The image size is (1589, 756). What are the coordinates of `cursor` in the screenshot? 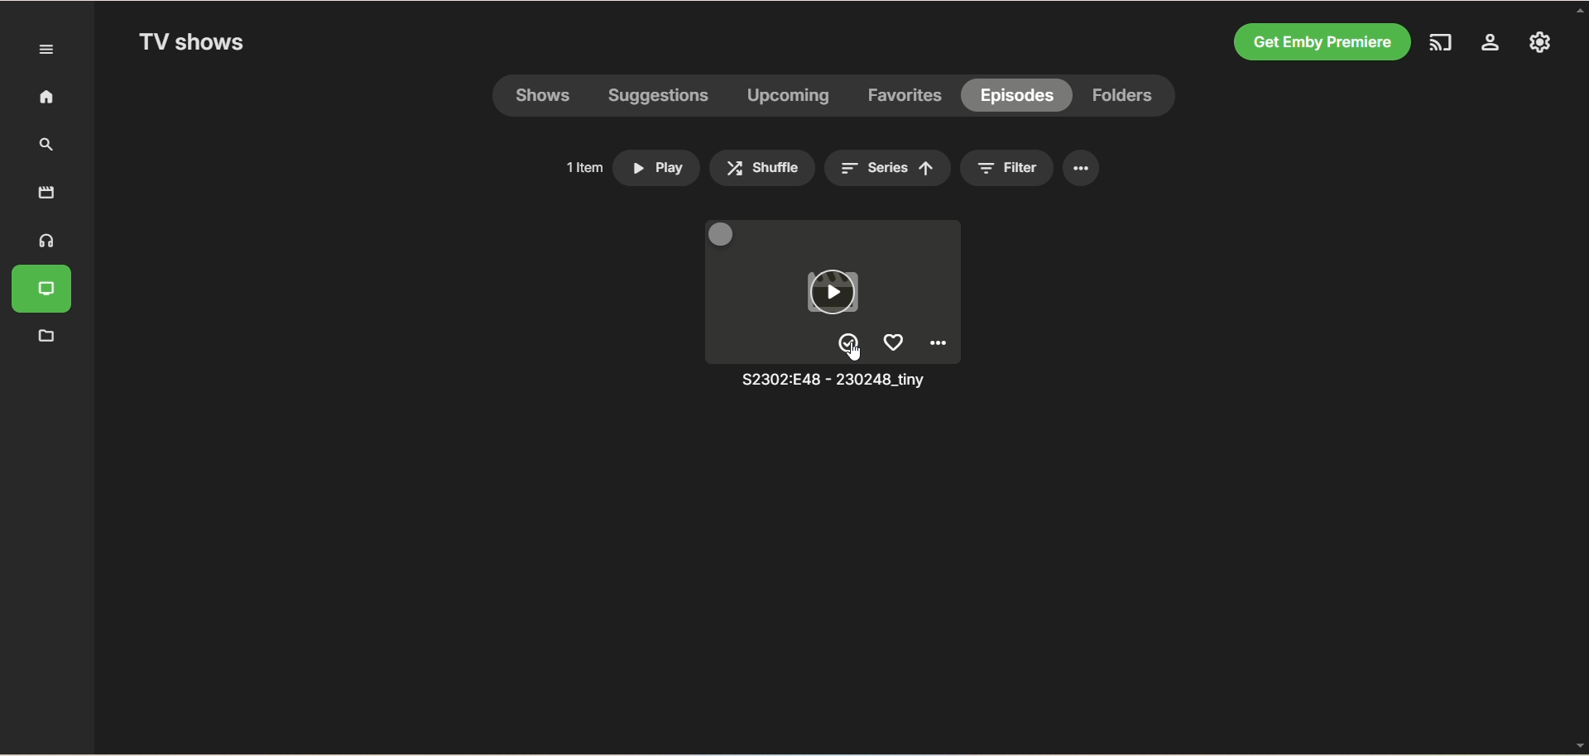 It's located at (856, 352).